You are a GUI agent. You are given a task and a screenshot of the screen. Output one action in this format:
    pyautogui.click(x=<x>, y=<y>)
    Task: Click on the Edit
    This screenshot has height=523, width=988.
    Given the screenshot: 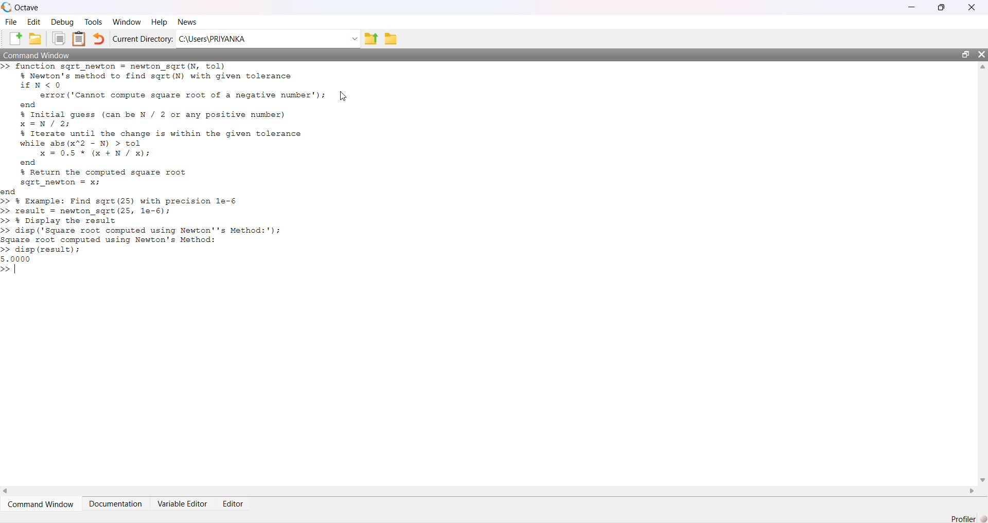 What is the action you would take?
    pyautogui.click(x=34, y=22)
    